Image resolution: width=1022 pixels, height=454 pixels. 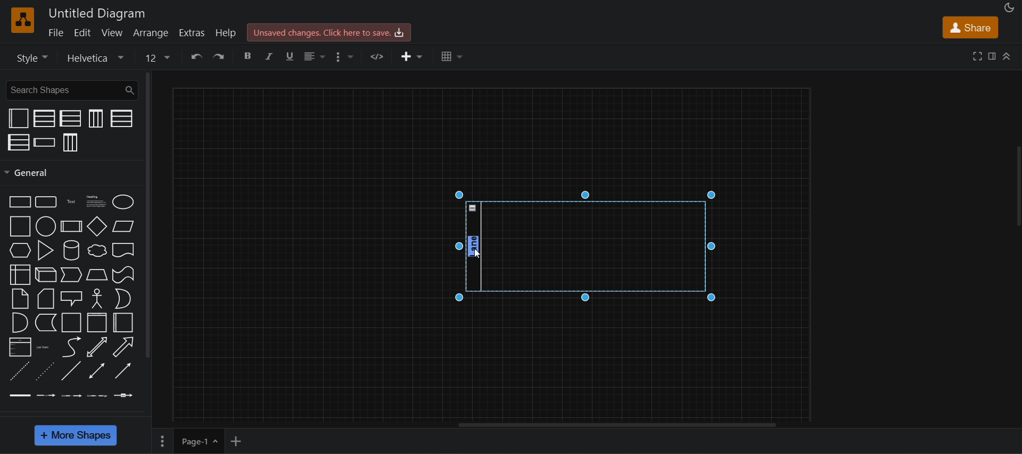 I want to click on heading text box, so click(x=95, y=203).